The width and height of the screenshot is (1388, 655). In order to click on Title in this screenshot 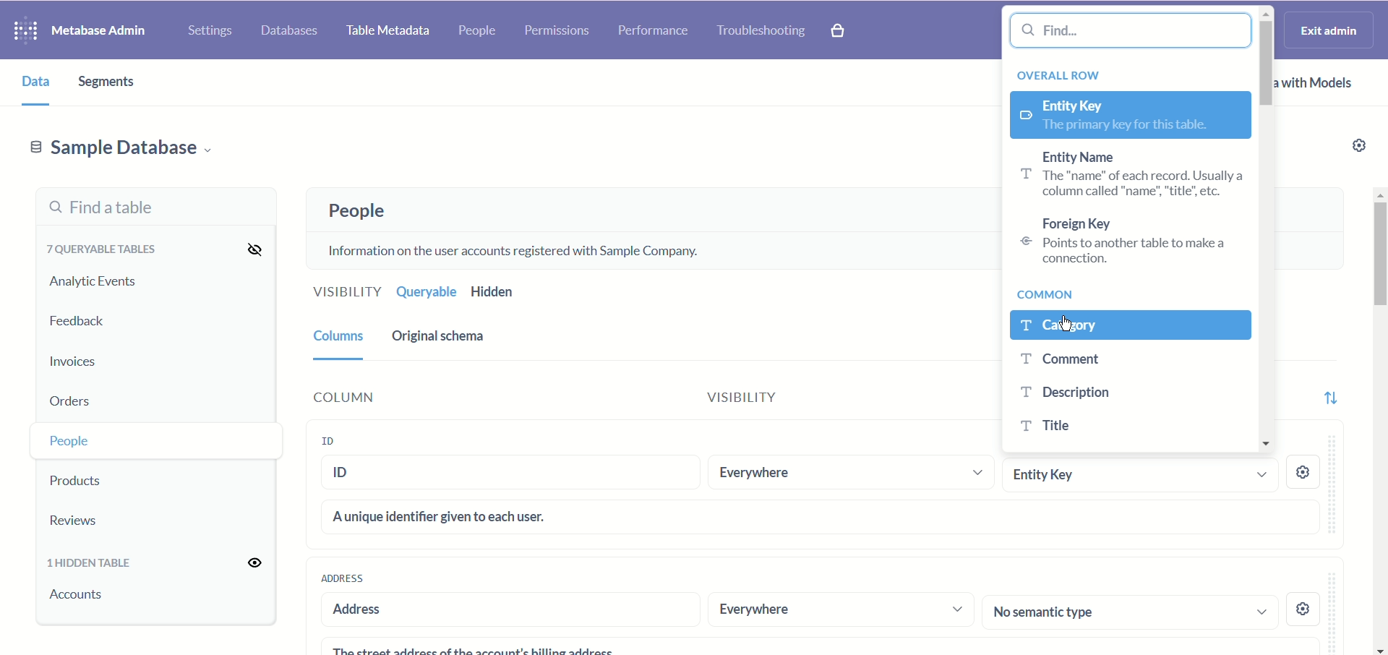, I will do `click(1121, 424)`.